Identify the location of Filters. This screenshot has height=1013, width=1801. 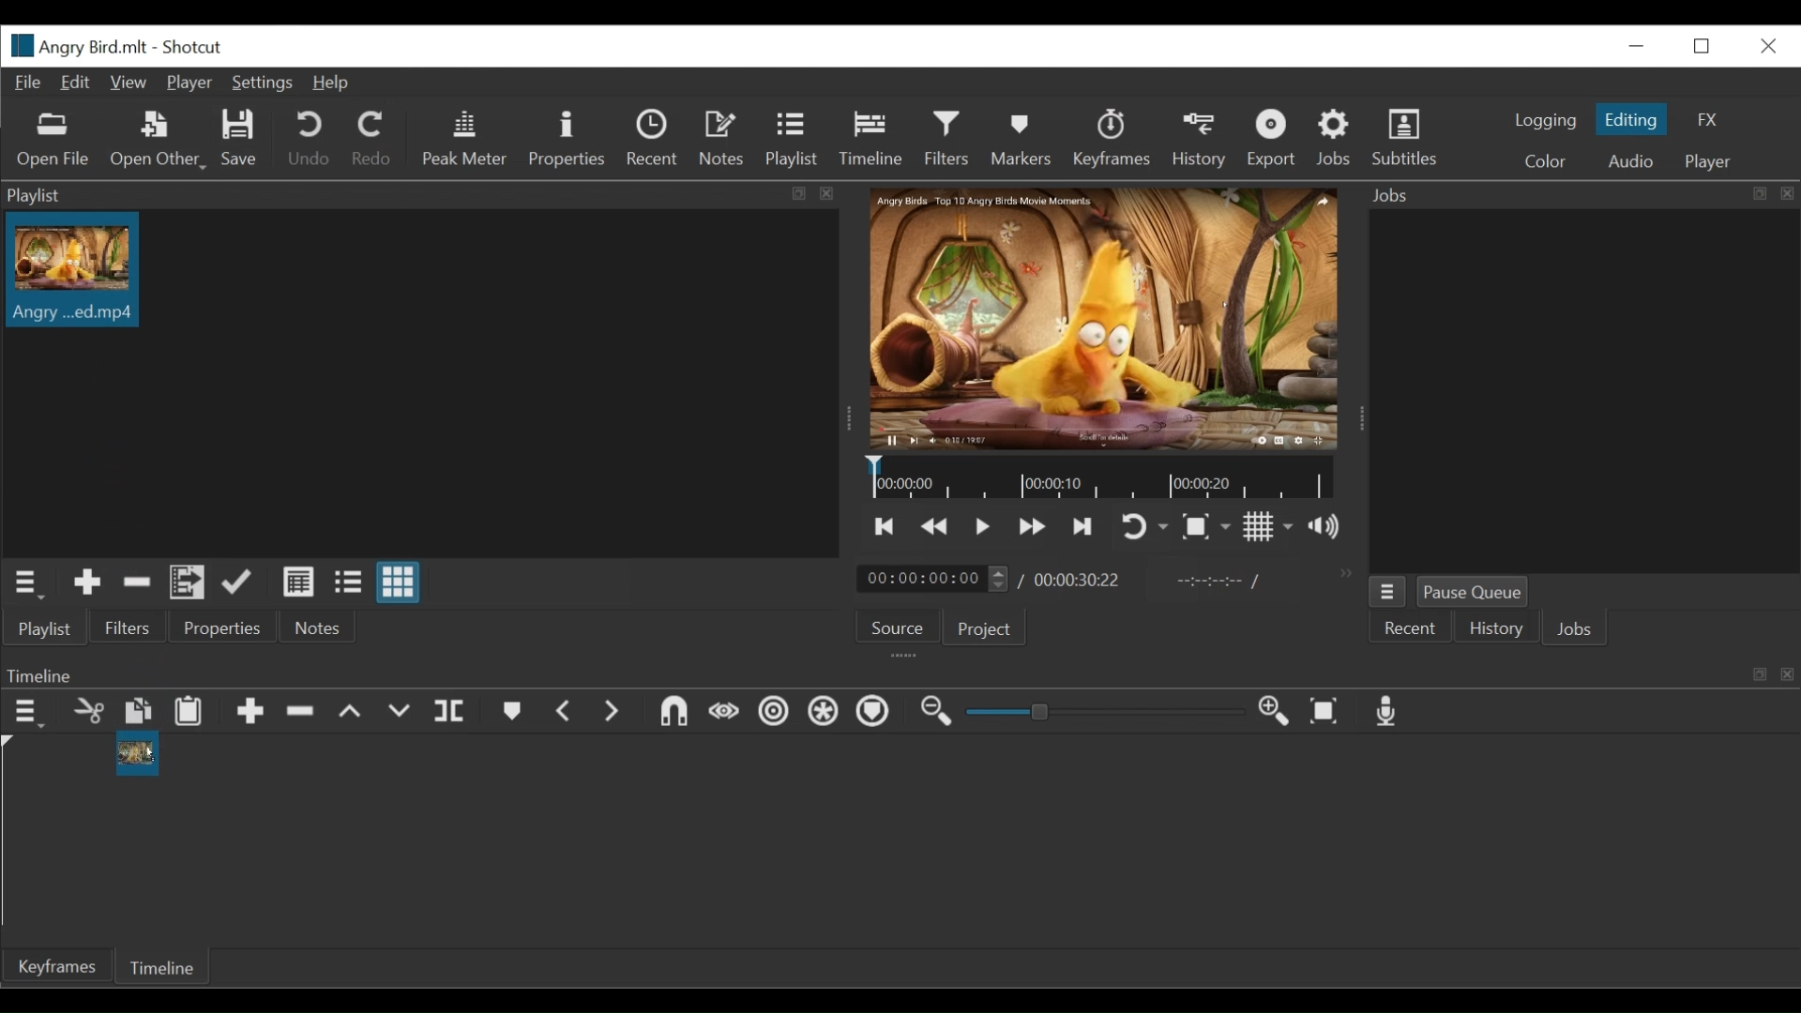
(125, 627).